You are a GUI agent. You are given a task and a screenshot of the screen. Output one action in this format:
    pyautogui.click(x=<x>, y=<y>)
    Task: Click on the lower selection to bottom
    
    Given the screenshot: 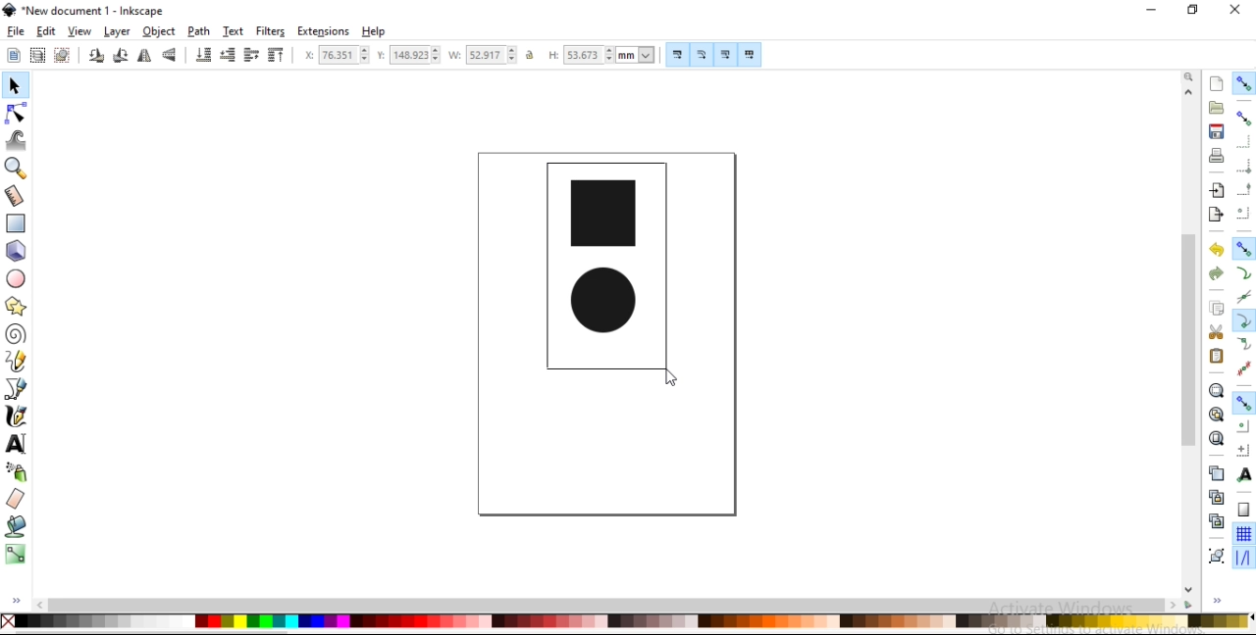 What is the action you would take?
    pyautogui.click(x=203, y=56)
    